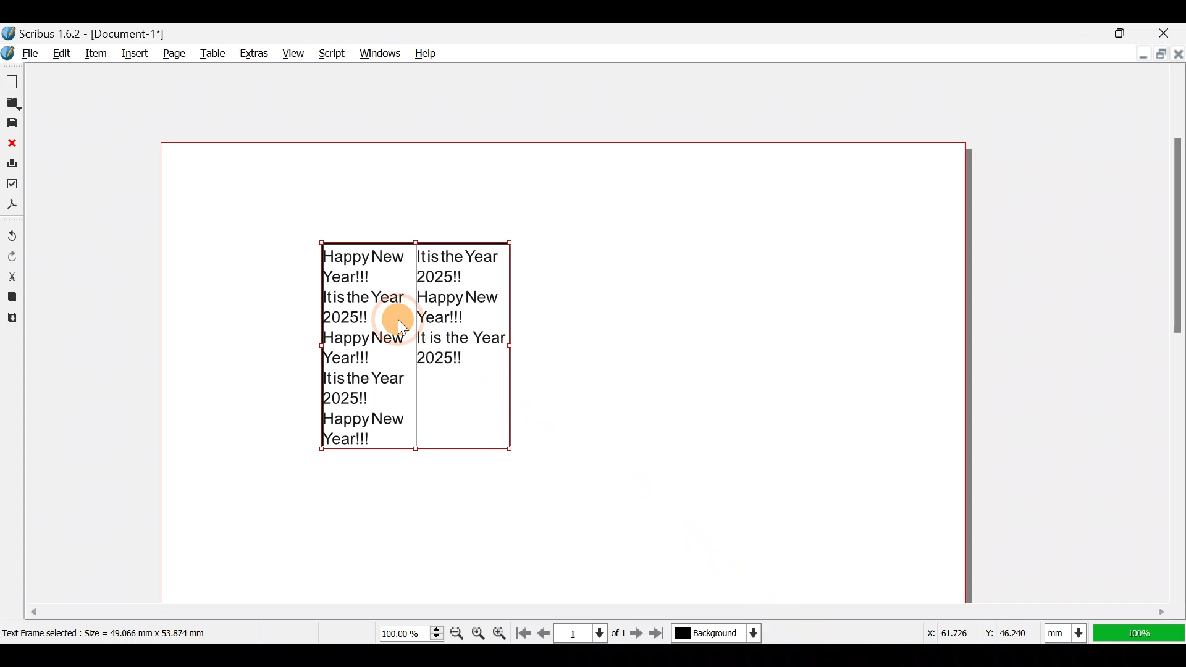  I want to click on Scroll bar, so click(1174, 340).